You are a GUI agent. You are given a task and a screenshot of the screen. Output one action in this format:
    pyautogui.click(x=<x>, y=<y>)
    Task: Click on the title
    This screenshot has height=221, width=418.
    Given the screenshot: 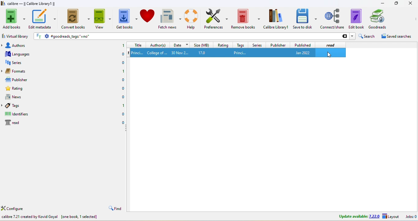 What is the action you would take?
    pyautogui.click(x=136, y=45)
    